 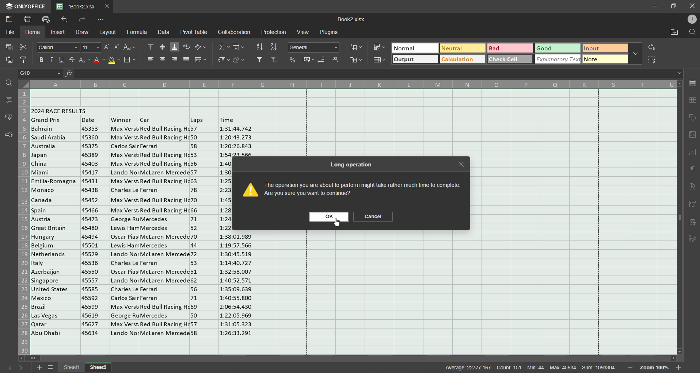 What do you see at coordinates (275, 33) in the screenshot?
I see `protection` at bounding box center [275, 33].